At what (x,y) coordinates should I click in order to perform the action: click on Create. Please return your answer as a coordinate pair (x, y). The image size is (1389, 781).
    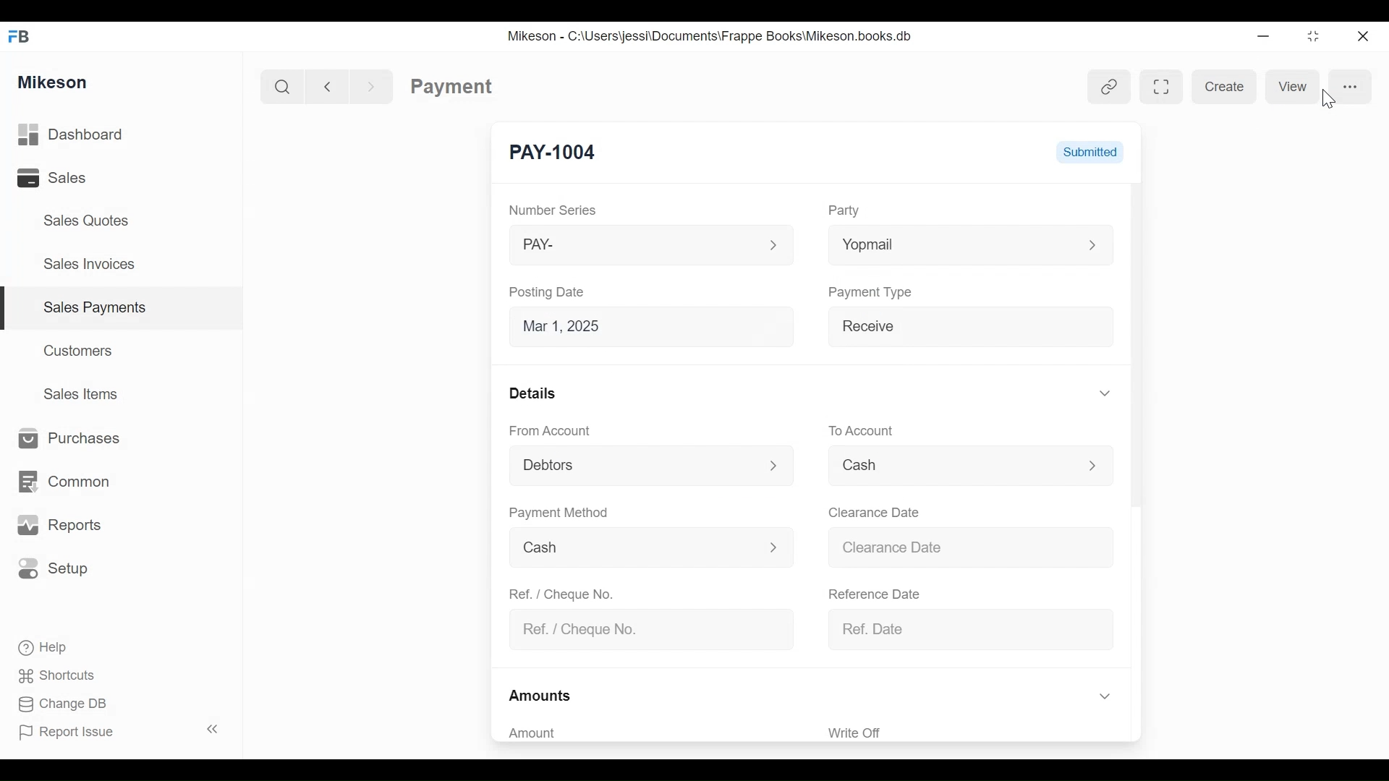
    Looking at the image, I should click on (1224, 85).